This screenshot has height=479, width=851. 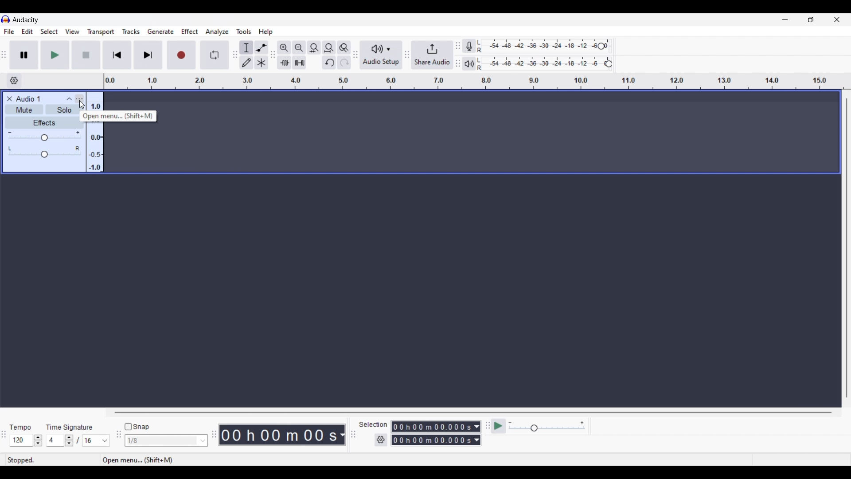 What do you see at coordinates (121, 116) in the screenshot?
I see `Description of selected icon` at bounding box center [121, 116].